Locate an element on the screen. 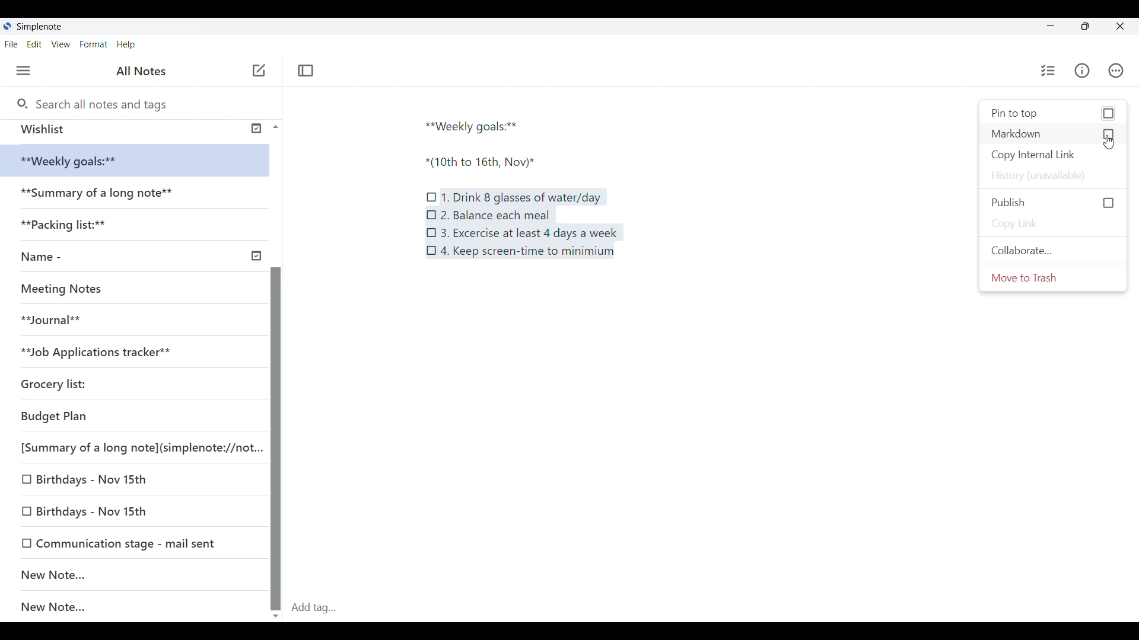 This screenshot has width=1139, height=640. pin to top is located at coordinates (1054, 112).